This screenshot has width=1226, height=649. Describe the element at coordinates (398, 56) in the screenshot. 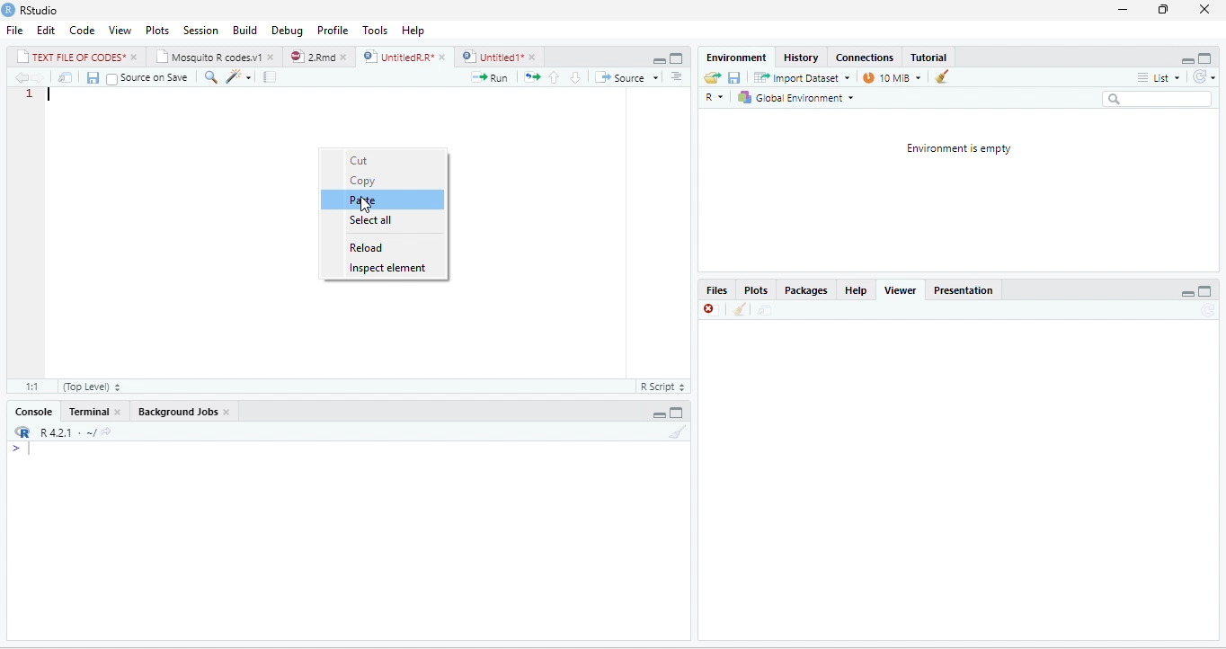

I see `UnttiedR A` at that location.